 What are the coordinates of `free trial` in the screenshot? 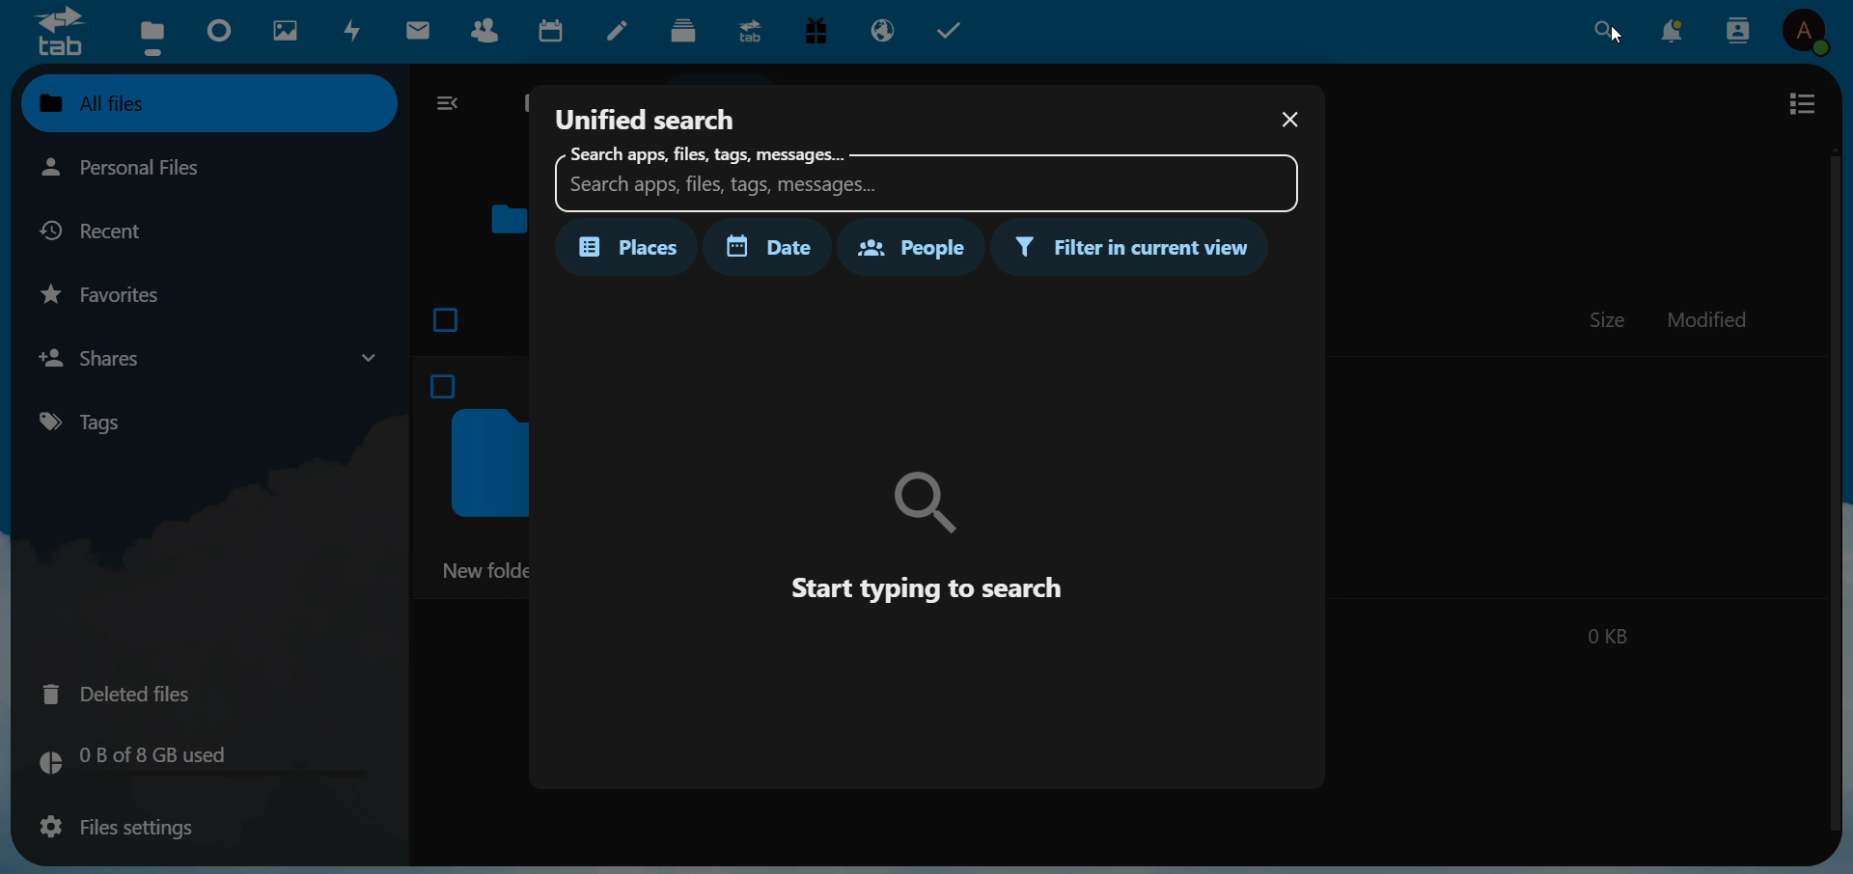 It's located at (821, 33).